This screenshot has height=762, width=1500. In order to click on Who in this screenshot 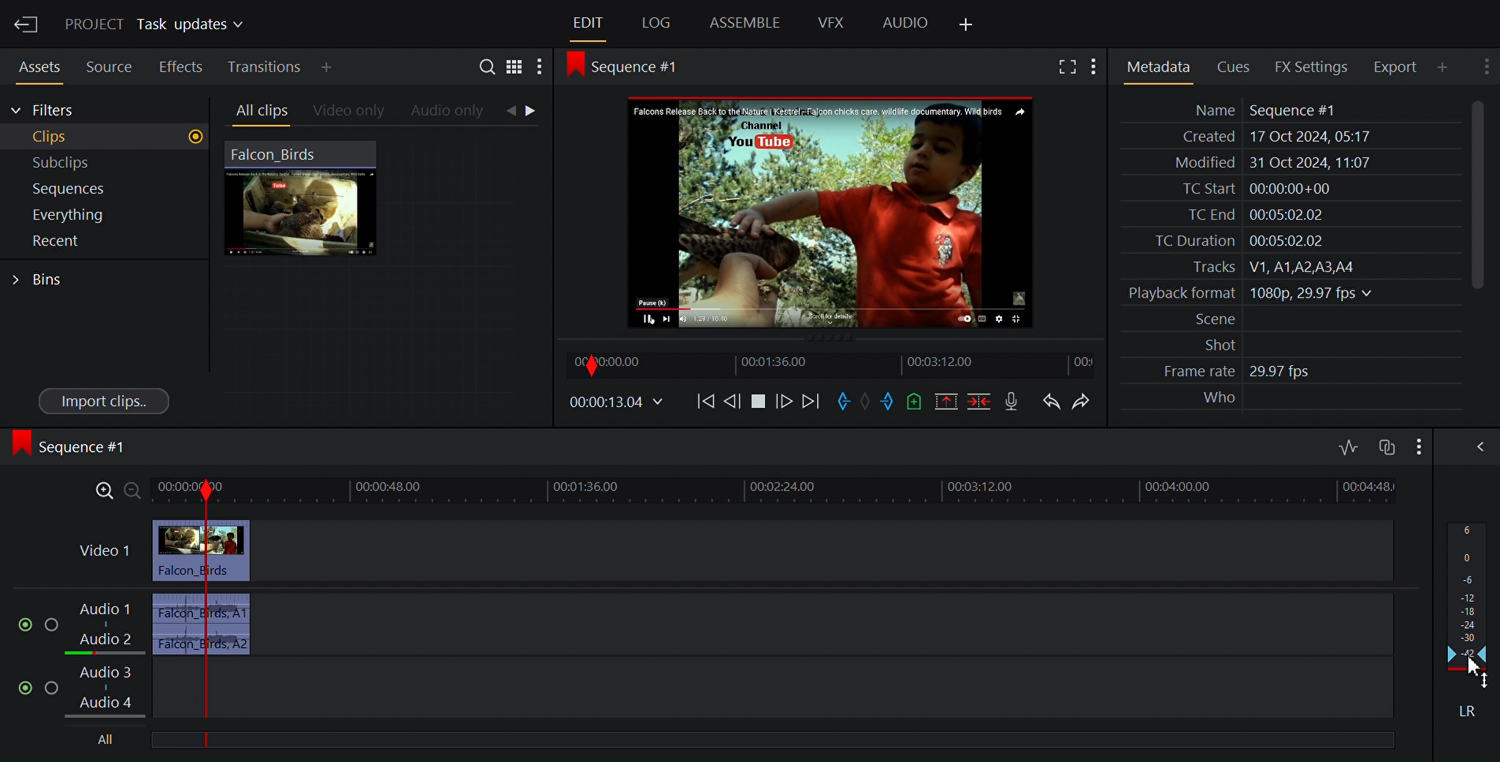, I will do `click(1216, 398)`.